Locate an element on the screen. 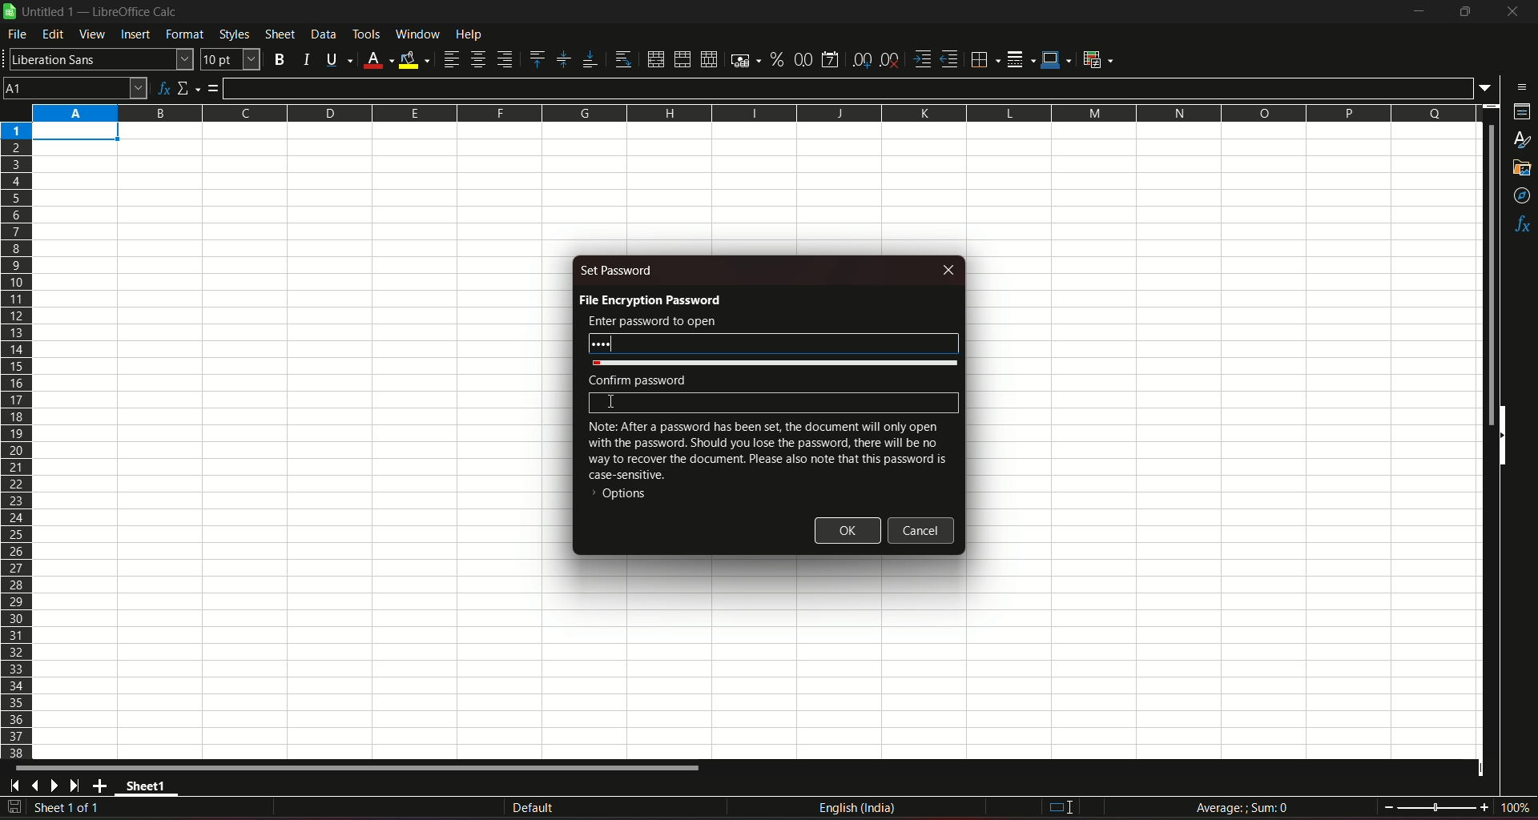  font size is located at coordinates (232, 60).